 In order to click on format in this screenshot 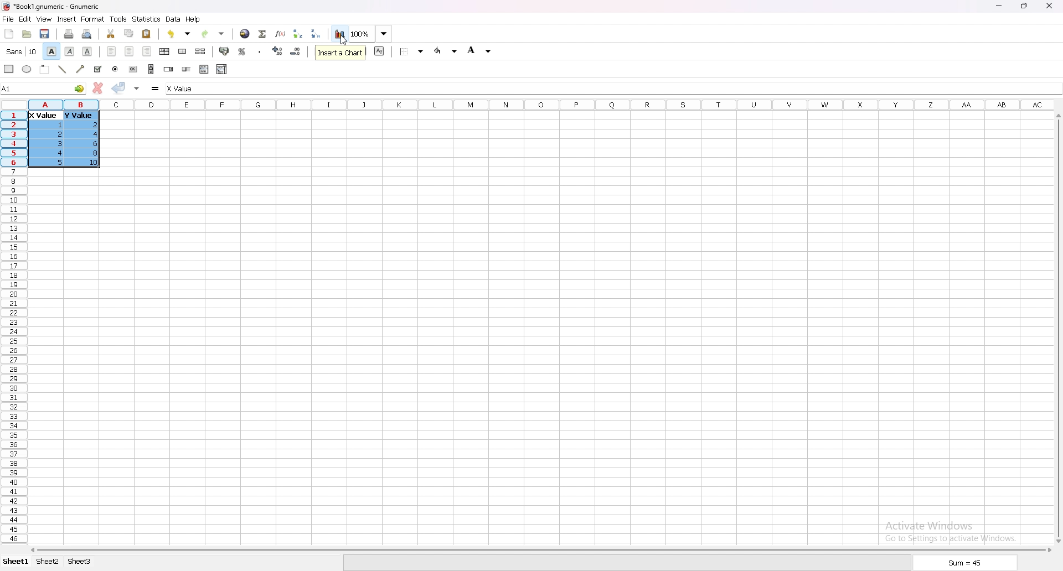, I will do `click(93, 19)`.